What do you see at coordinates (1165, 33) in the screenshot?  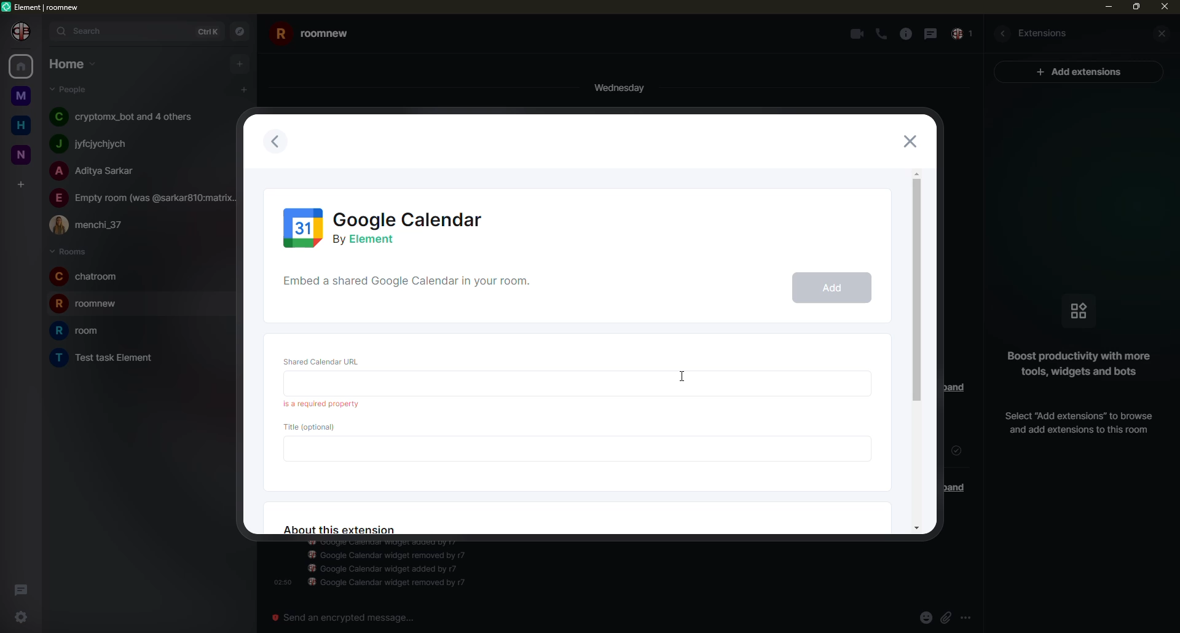 I see `close` at bounding box center [1165, 33].